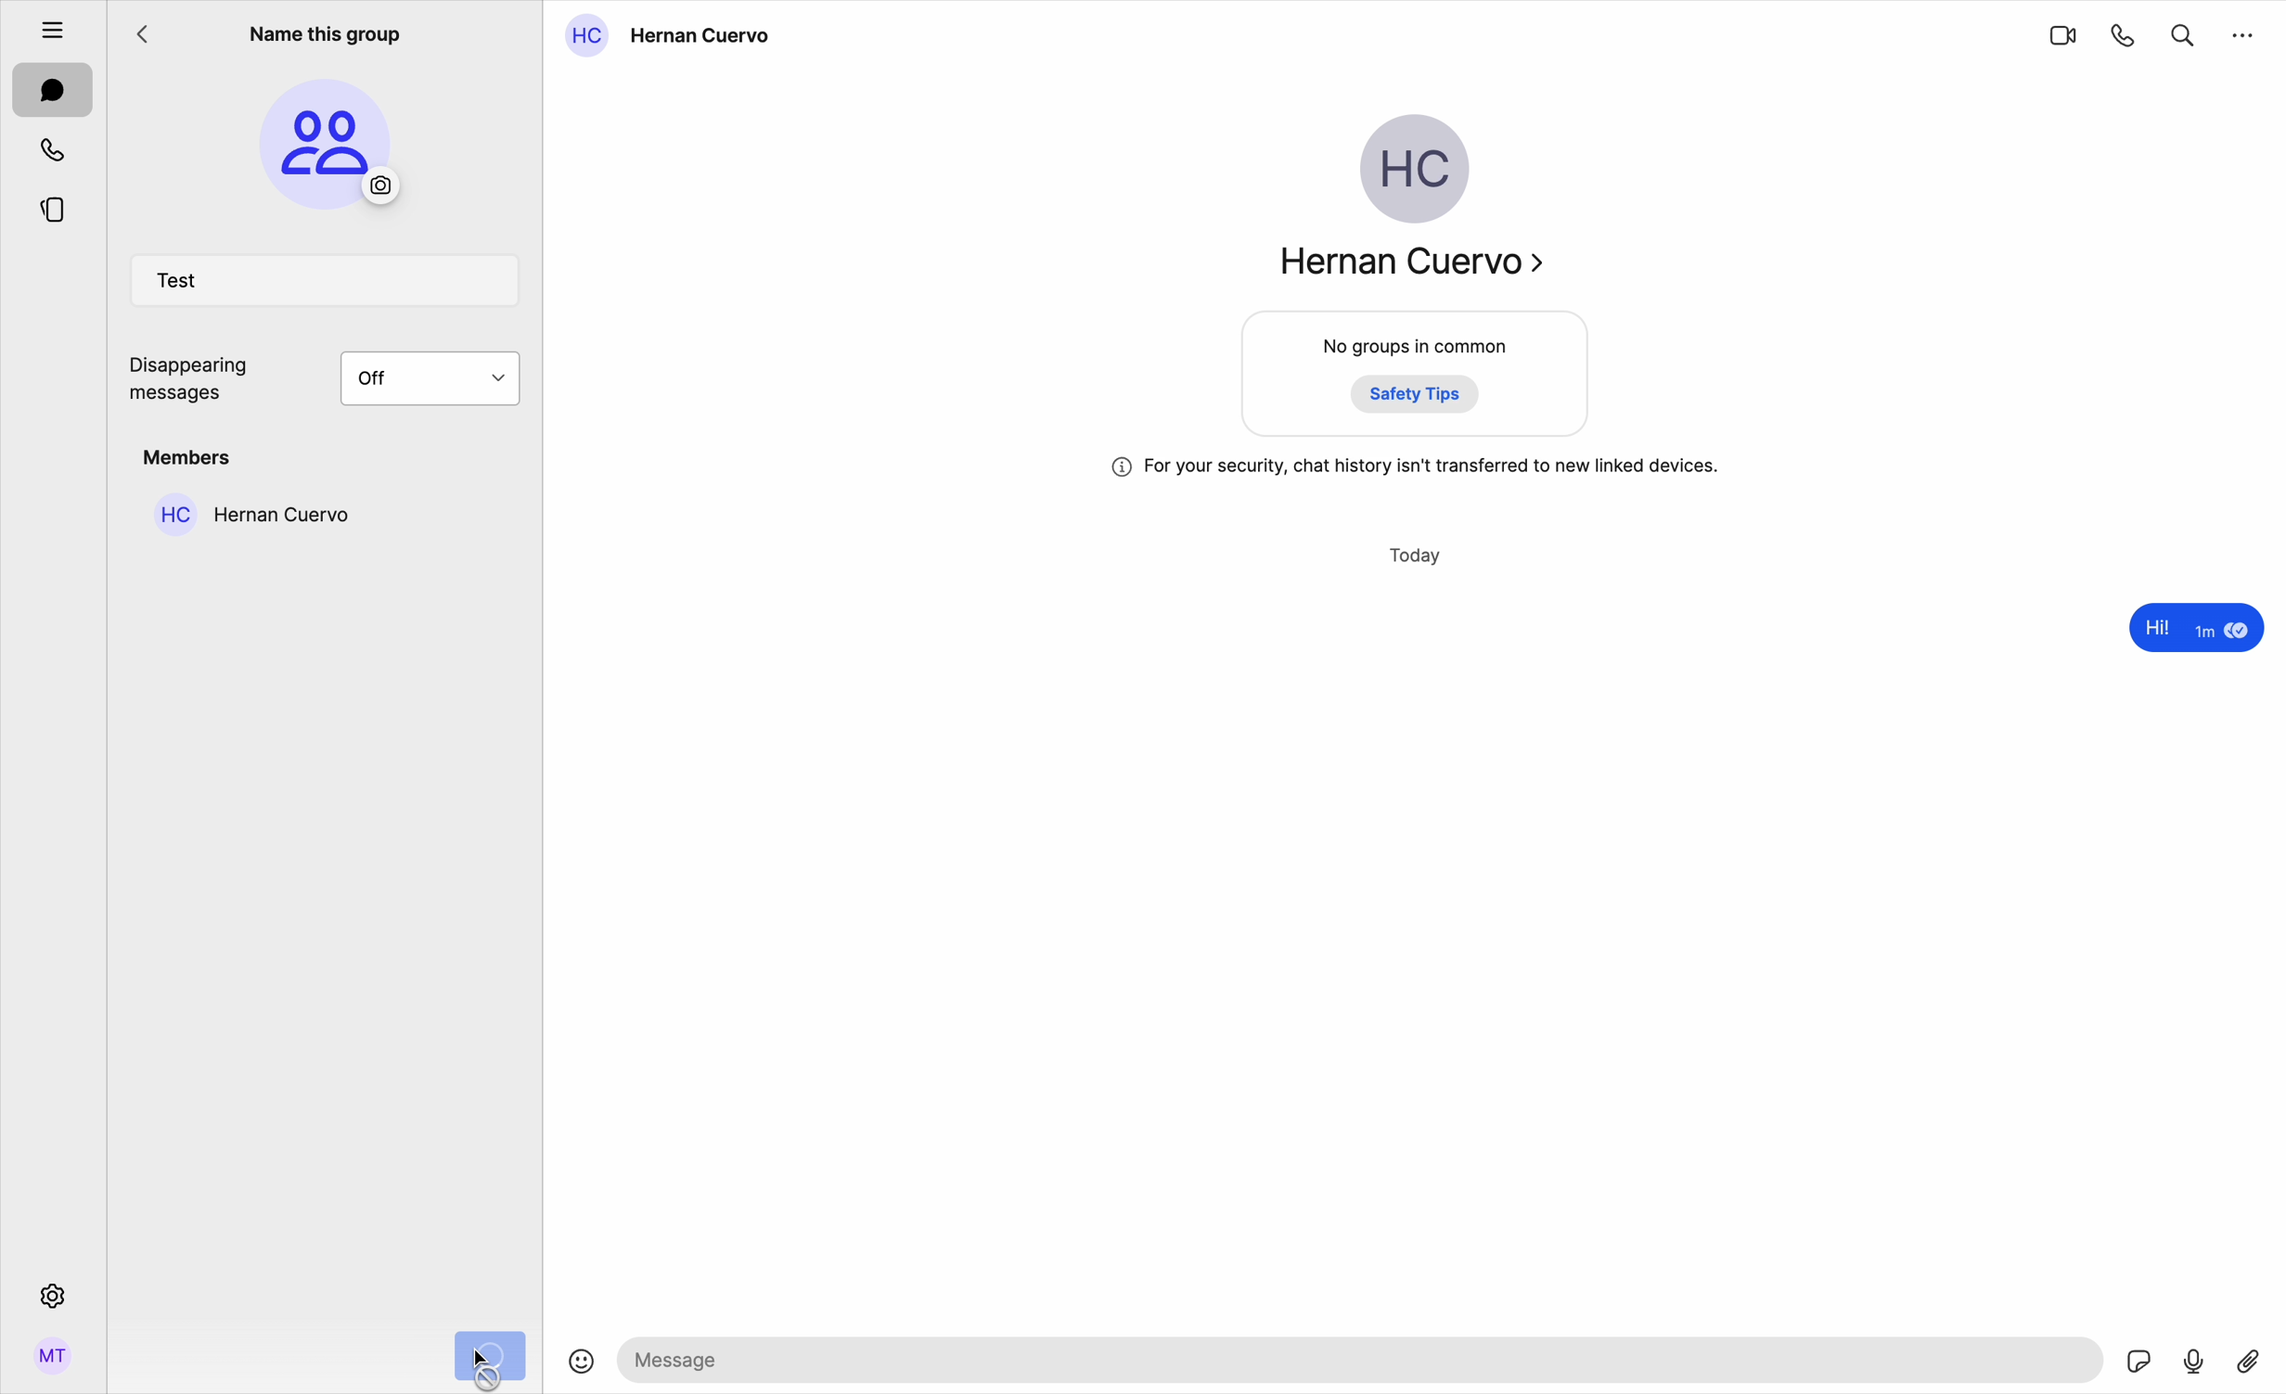 This screenshot has height=1394, width=2286. I want to click on hide tabs, so click(43, 25).